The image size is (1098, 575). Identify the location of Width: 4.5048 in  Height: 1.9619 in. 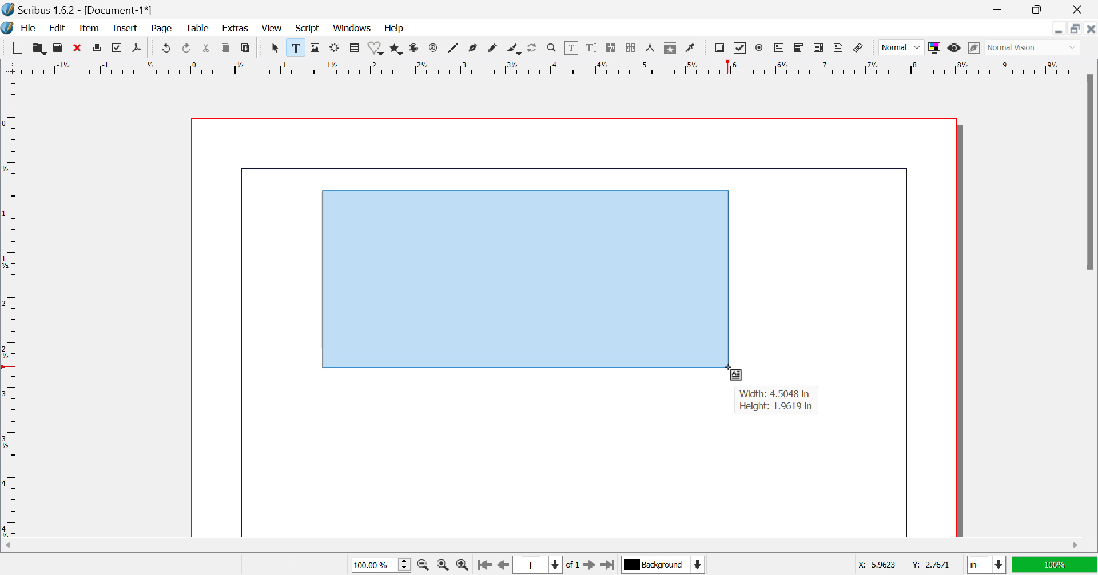
(776, 400).